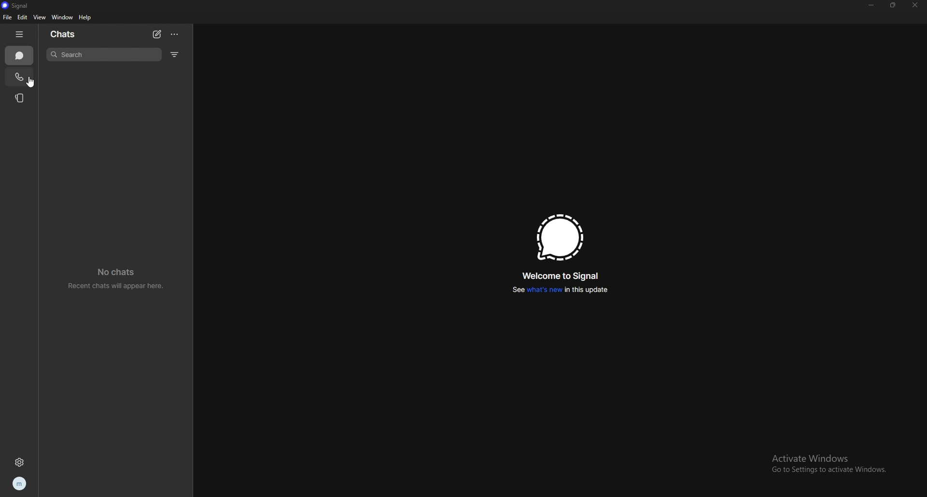 The height and width of the screenshot is (497, 927). What do you see at coordinates (103, 54) in the screenshot?
I see `search` at bounding box center [103, 54].